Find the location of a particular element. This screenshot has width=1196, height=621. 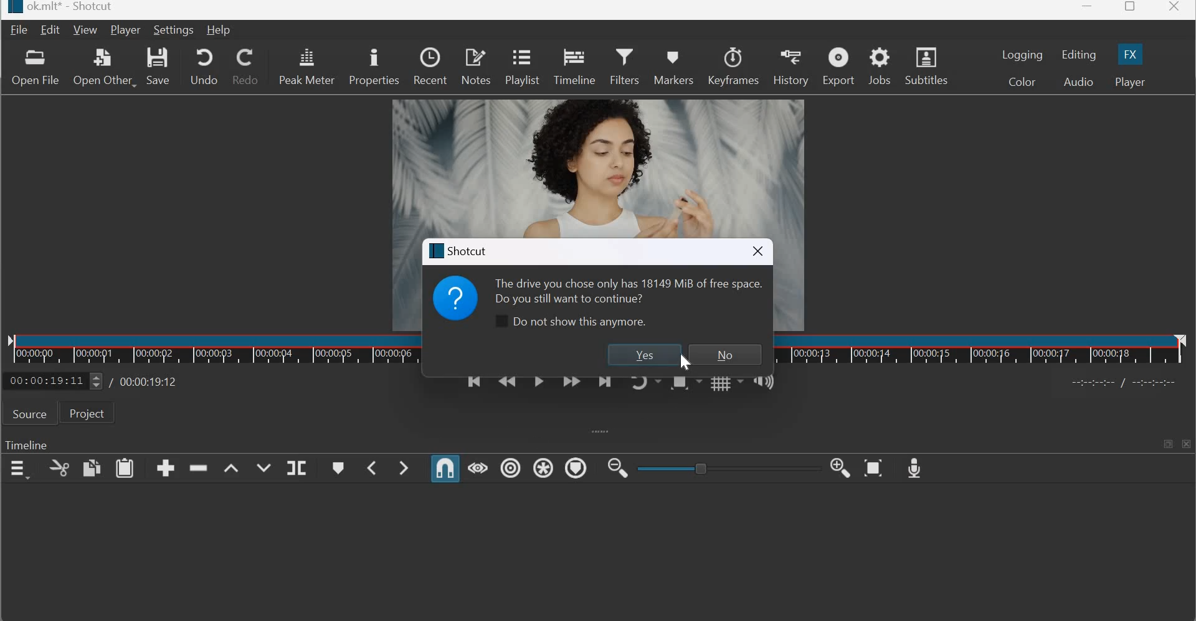

Playlist is located at coordinates (524, 68).